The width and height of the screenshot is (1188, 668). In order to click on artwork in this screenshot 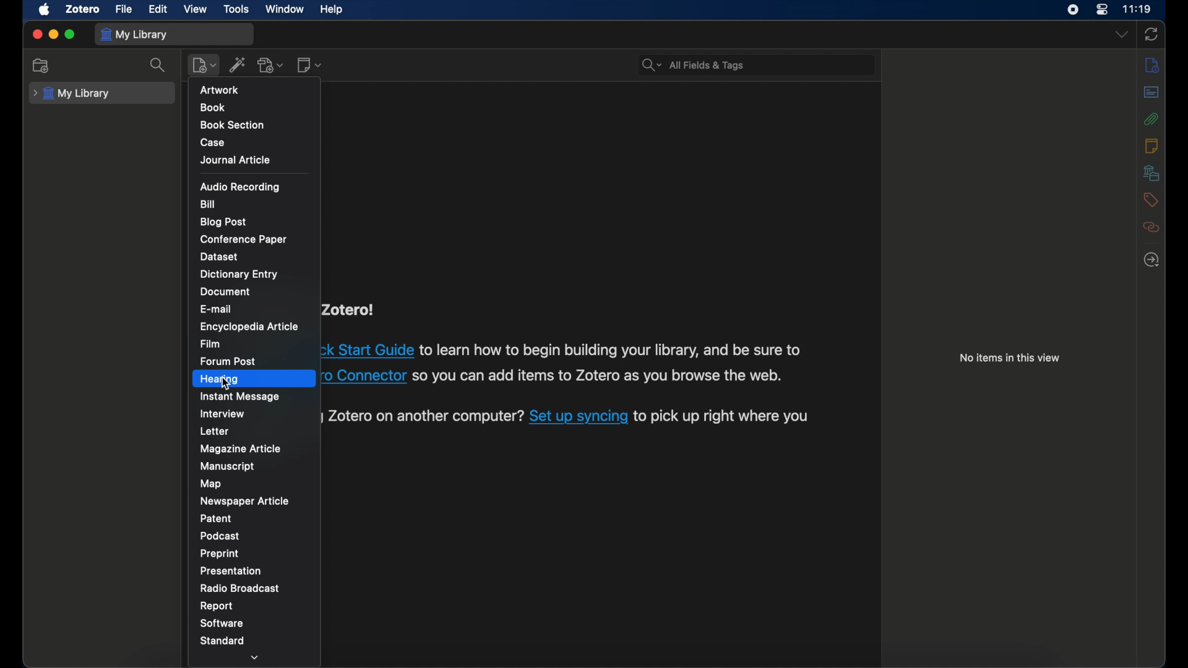, I will do `click(220, 89)`.